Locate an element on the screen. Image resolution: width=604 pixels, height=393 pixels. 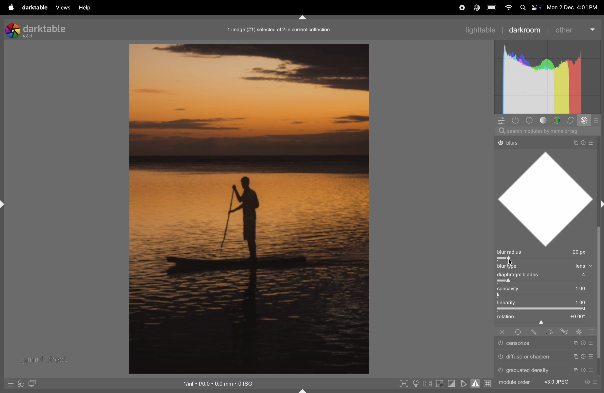
apple widgets is located at coordinates (529, 7).